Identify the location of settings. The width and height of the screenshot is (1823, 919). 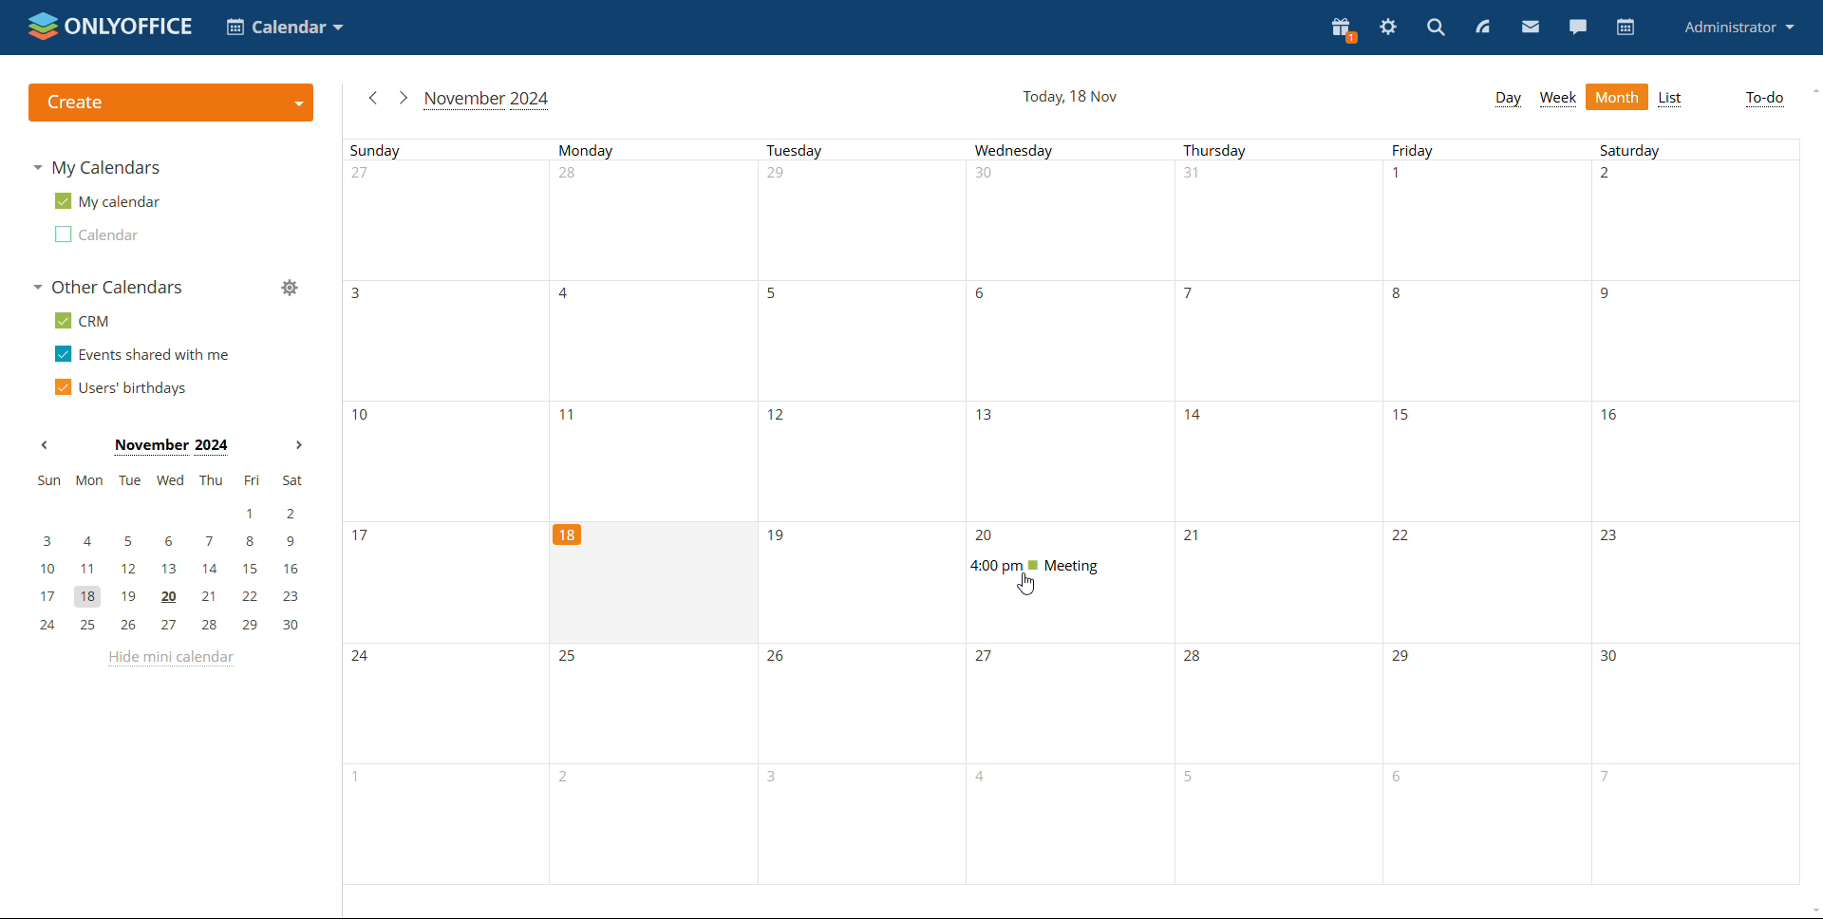
(1389, 25).